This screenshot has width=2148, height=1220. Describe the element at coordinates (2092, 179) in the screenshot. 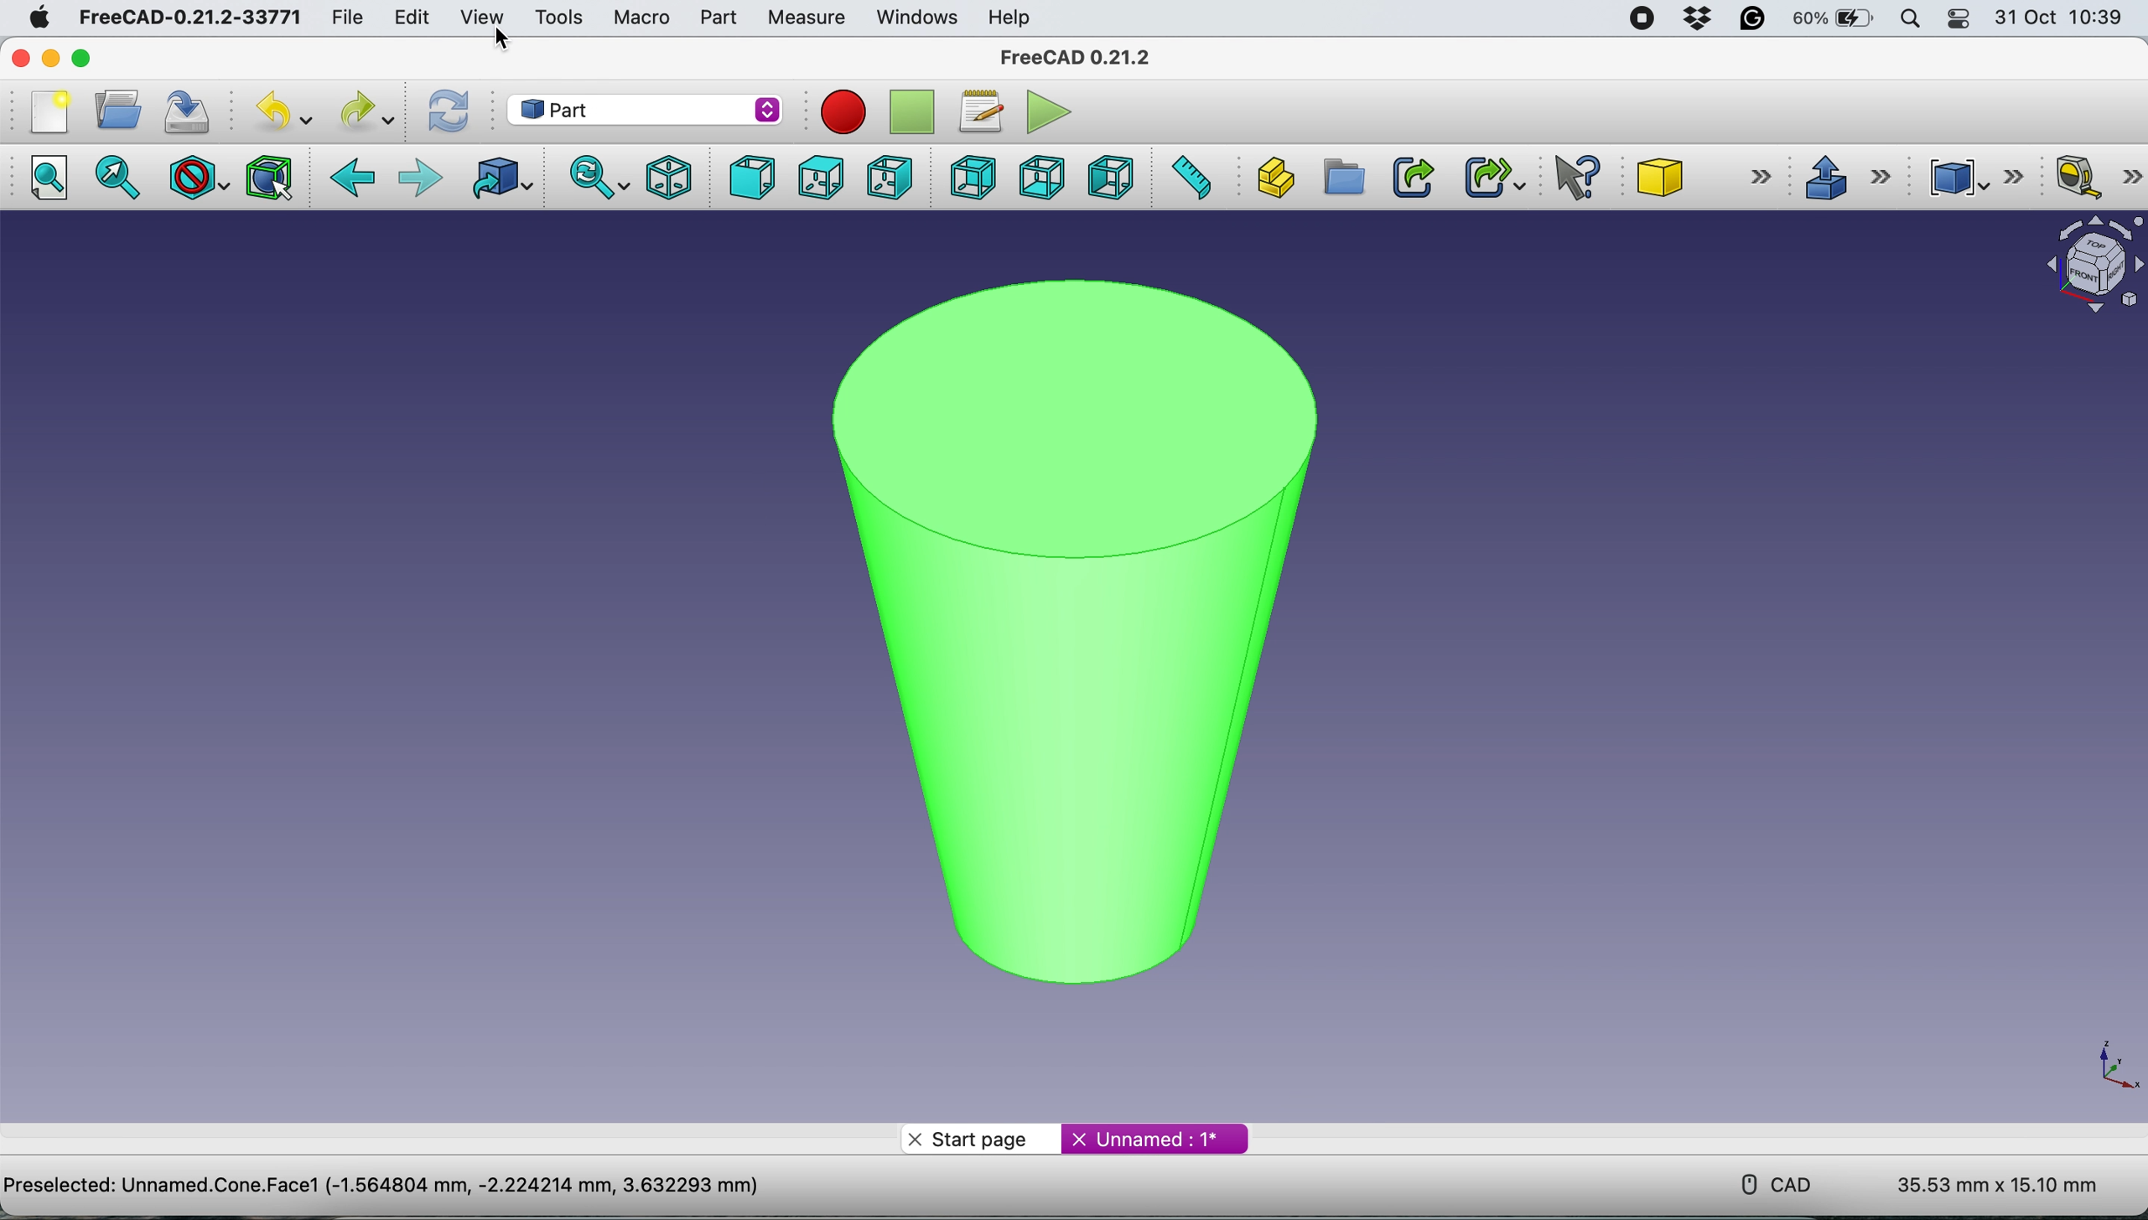

I see `mesure linear` at that location.